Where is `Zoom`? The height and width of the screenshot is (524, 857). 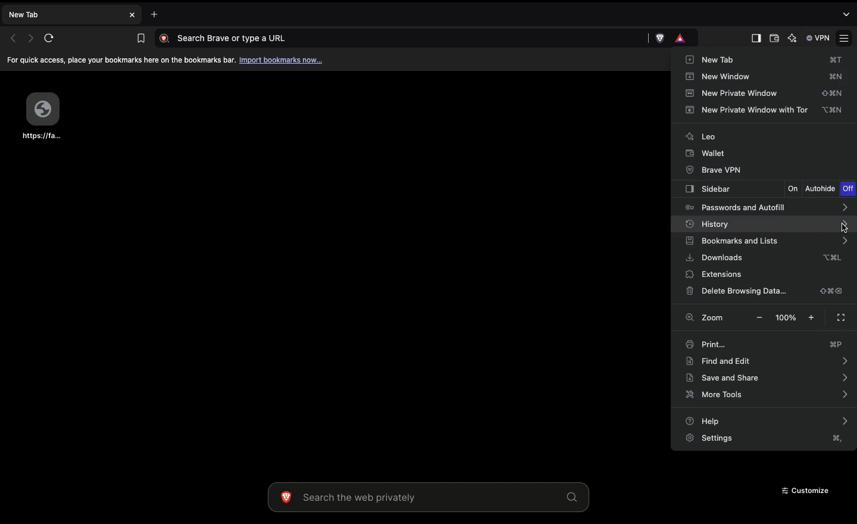 Zoom is located at coordinates (744, 318).